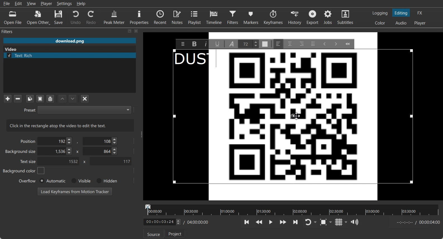  Describe the element at coordinates (196, 222) in the screenshot. I see `Timing ` at that location.